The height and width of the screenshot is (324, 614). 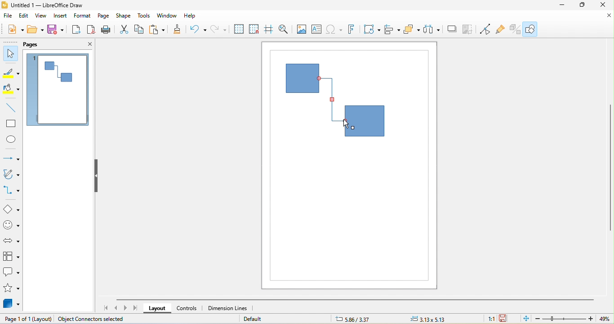 I want to click on scroll to first page, so click(x=104, y=308).